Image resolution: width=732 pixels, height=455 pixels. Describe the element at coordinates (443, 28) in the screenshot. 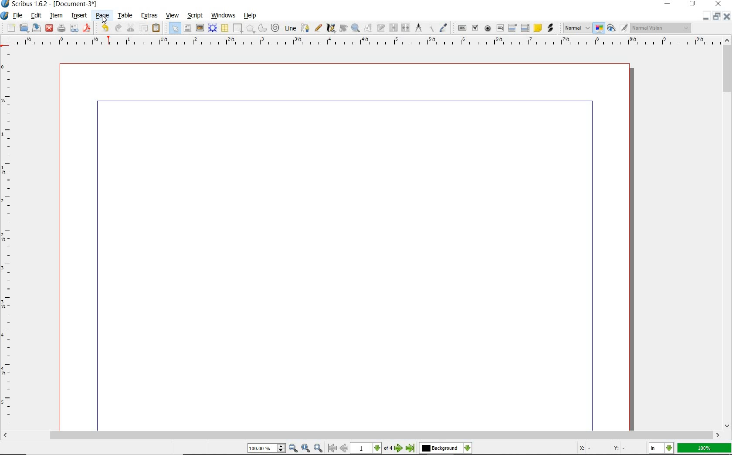

I see `eye dropper` at that location.